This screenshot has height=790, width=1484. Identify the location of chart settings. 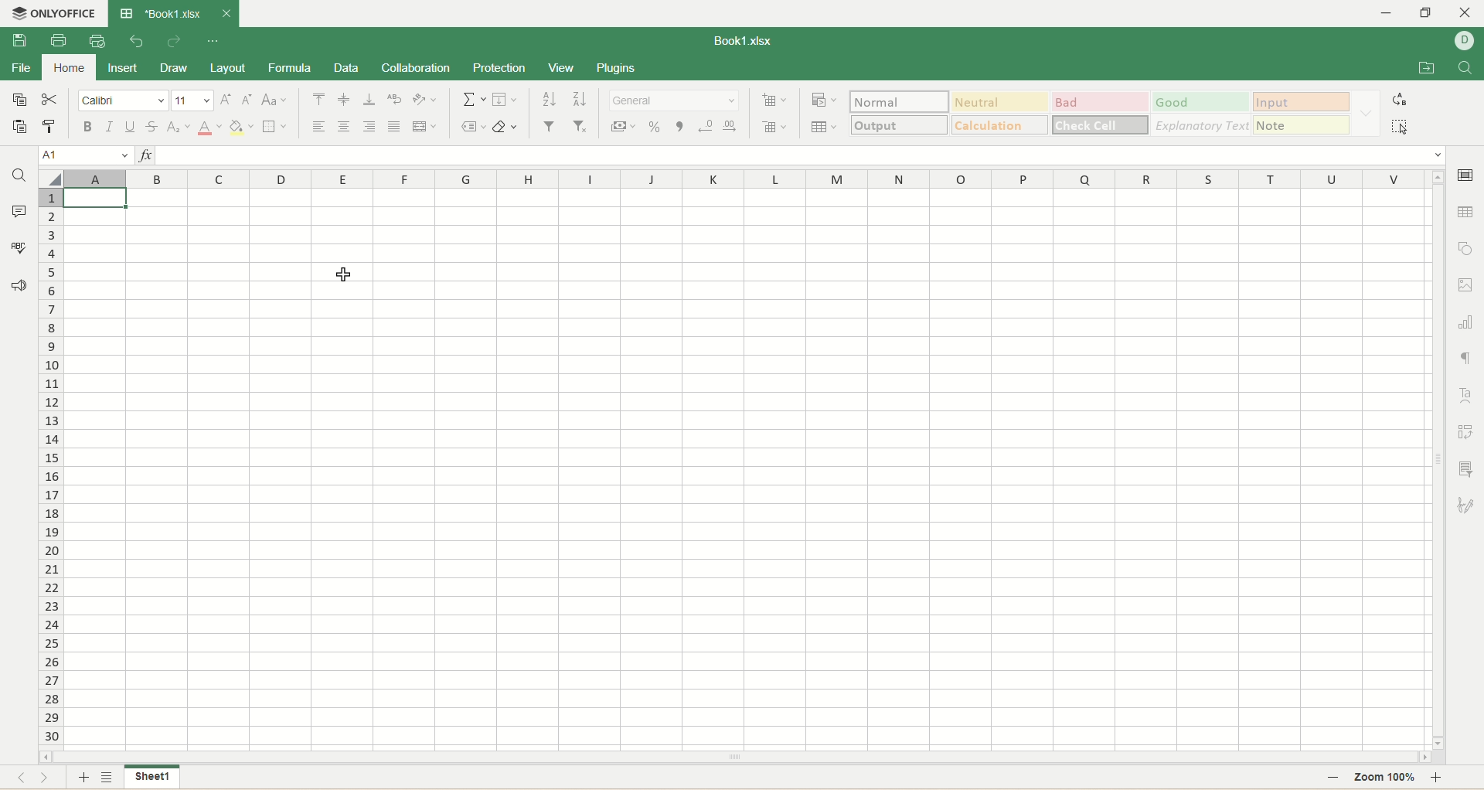
(1466, 323).